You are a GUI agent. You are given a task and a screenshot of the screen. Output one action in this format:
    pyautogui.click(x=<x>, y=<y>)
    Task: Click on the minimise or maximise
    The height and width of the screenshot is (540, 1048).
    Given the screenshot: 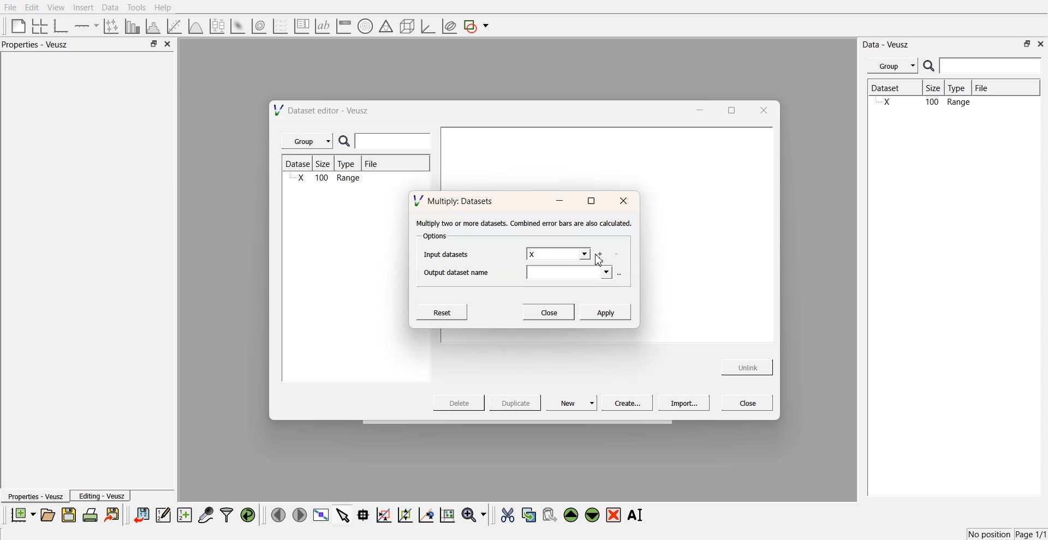 What is the action you would take?
    pyautogui.click(x=1027, y=44)
    